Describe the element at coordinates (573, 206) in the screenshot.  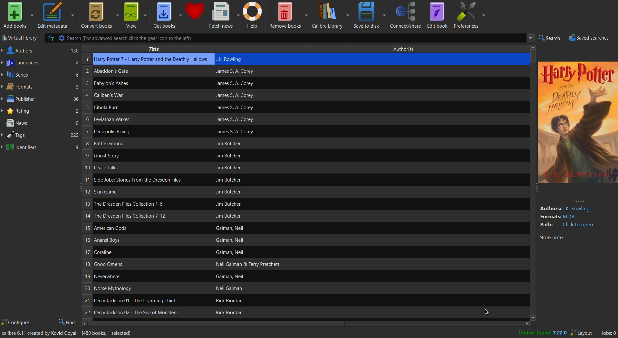
I see `authors` at that location.